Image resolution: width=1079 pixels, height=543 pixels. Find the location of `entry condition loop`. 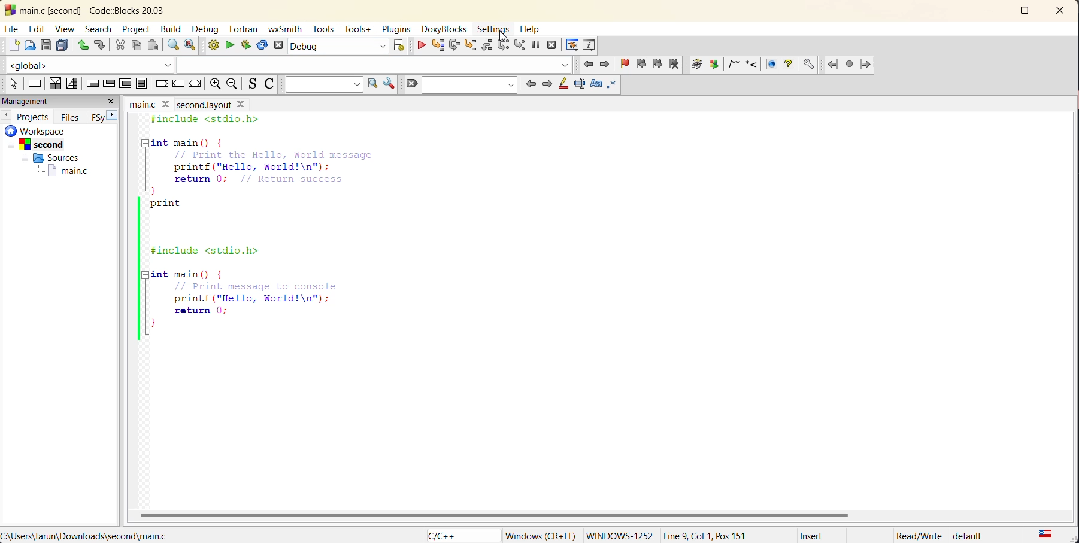

entry condition loop is located at coordinates (92, 84).